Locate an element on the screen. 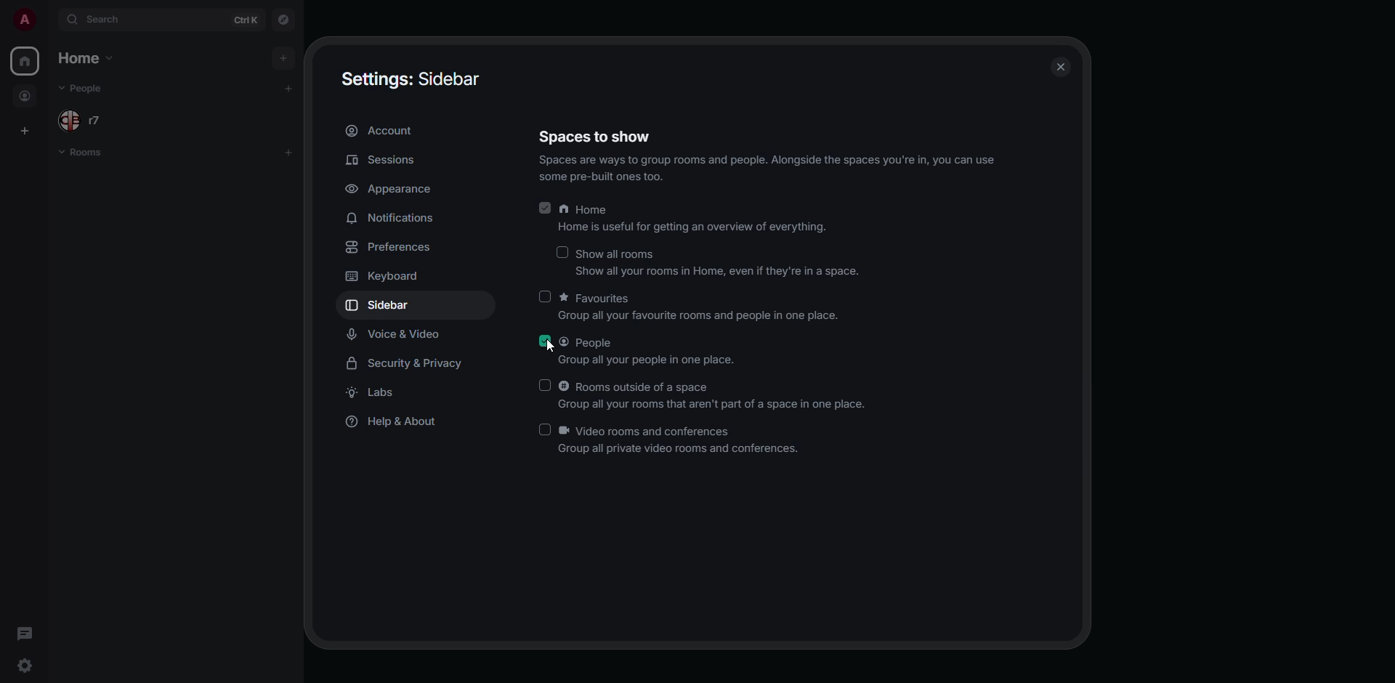 The width and height of the screenshot is (1395, 683). home is located at coordinates (27, 62).